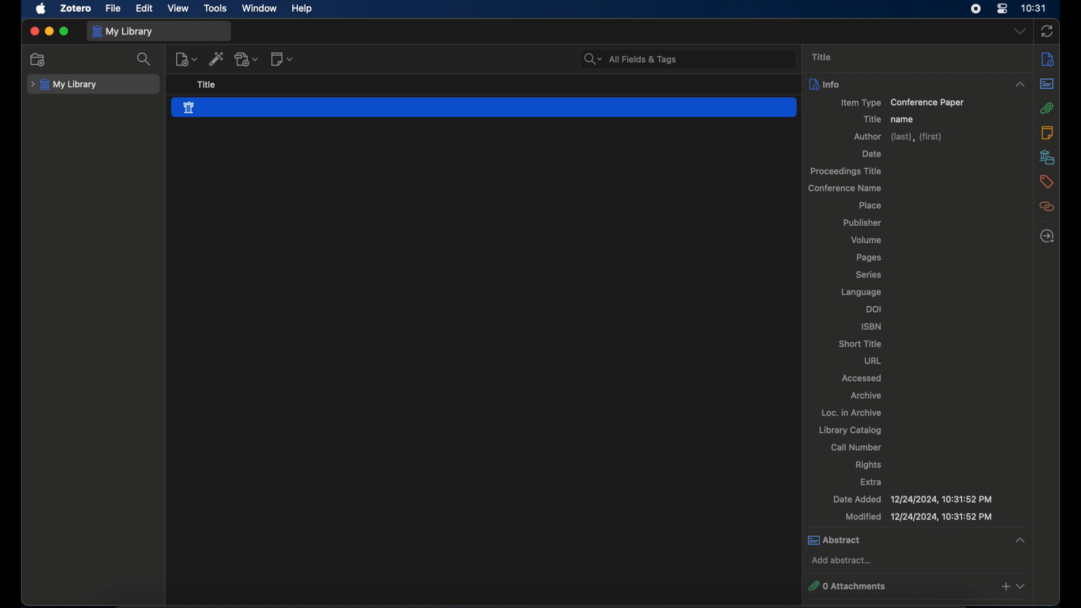 This screenshot has height=608, width=1081. What do you see at coordinates (847, 172) in the screenshot?
I see `proceedings title` at bounding box center [847, 172].